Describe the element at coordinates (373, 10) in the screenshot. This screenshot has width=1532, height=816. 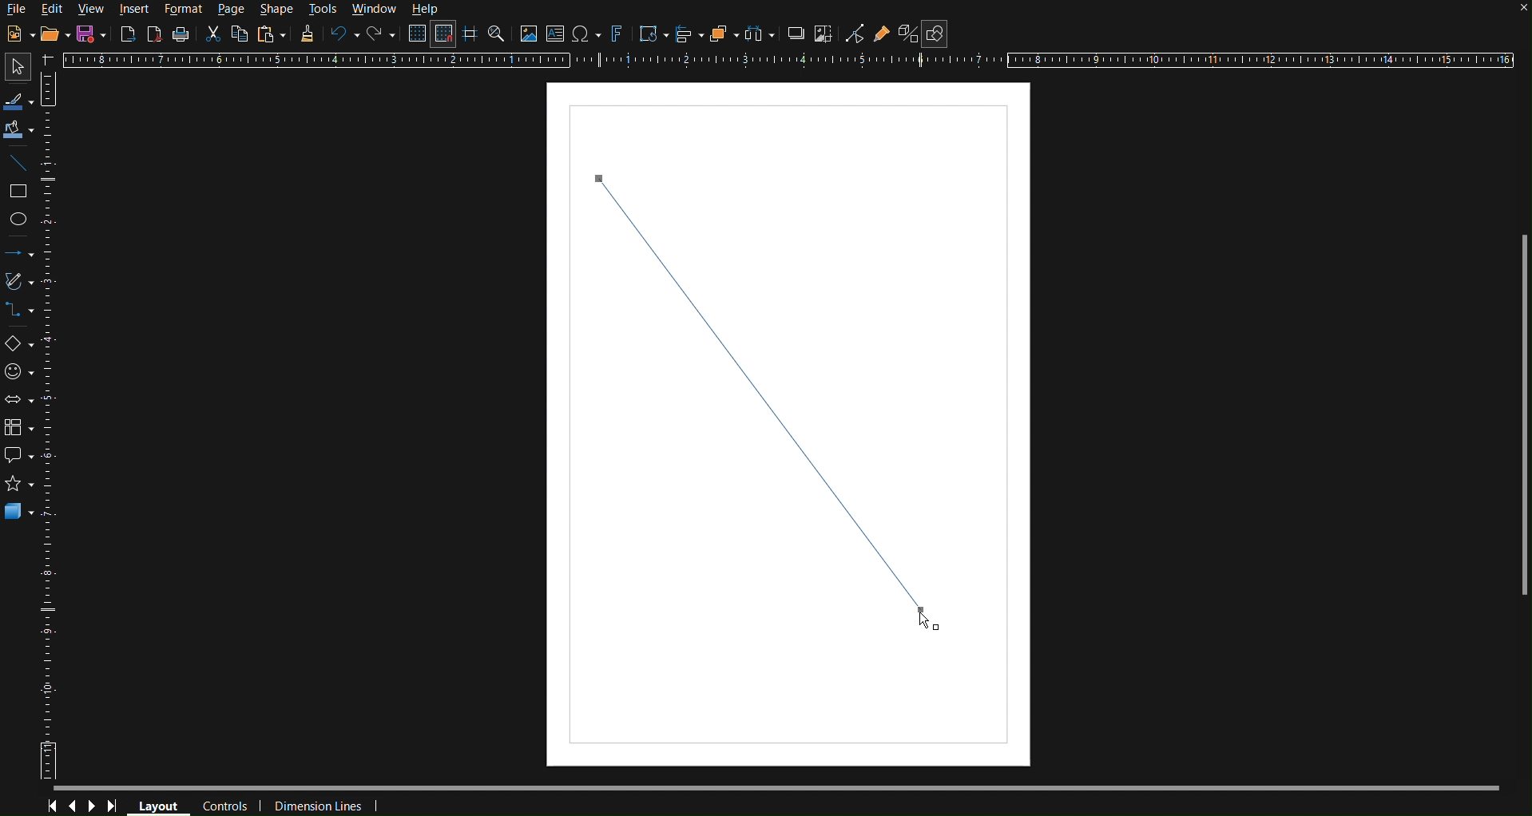
I see `Window` at that location.